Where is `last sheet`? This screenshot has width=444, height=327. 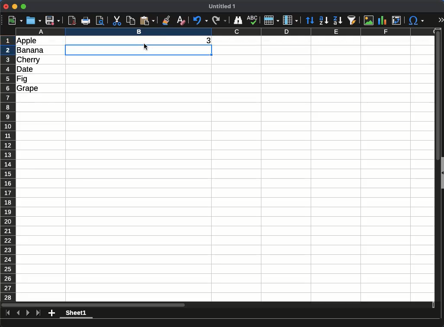
last sheet is located at coordinates (39, 313).